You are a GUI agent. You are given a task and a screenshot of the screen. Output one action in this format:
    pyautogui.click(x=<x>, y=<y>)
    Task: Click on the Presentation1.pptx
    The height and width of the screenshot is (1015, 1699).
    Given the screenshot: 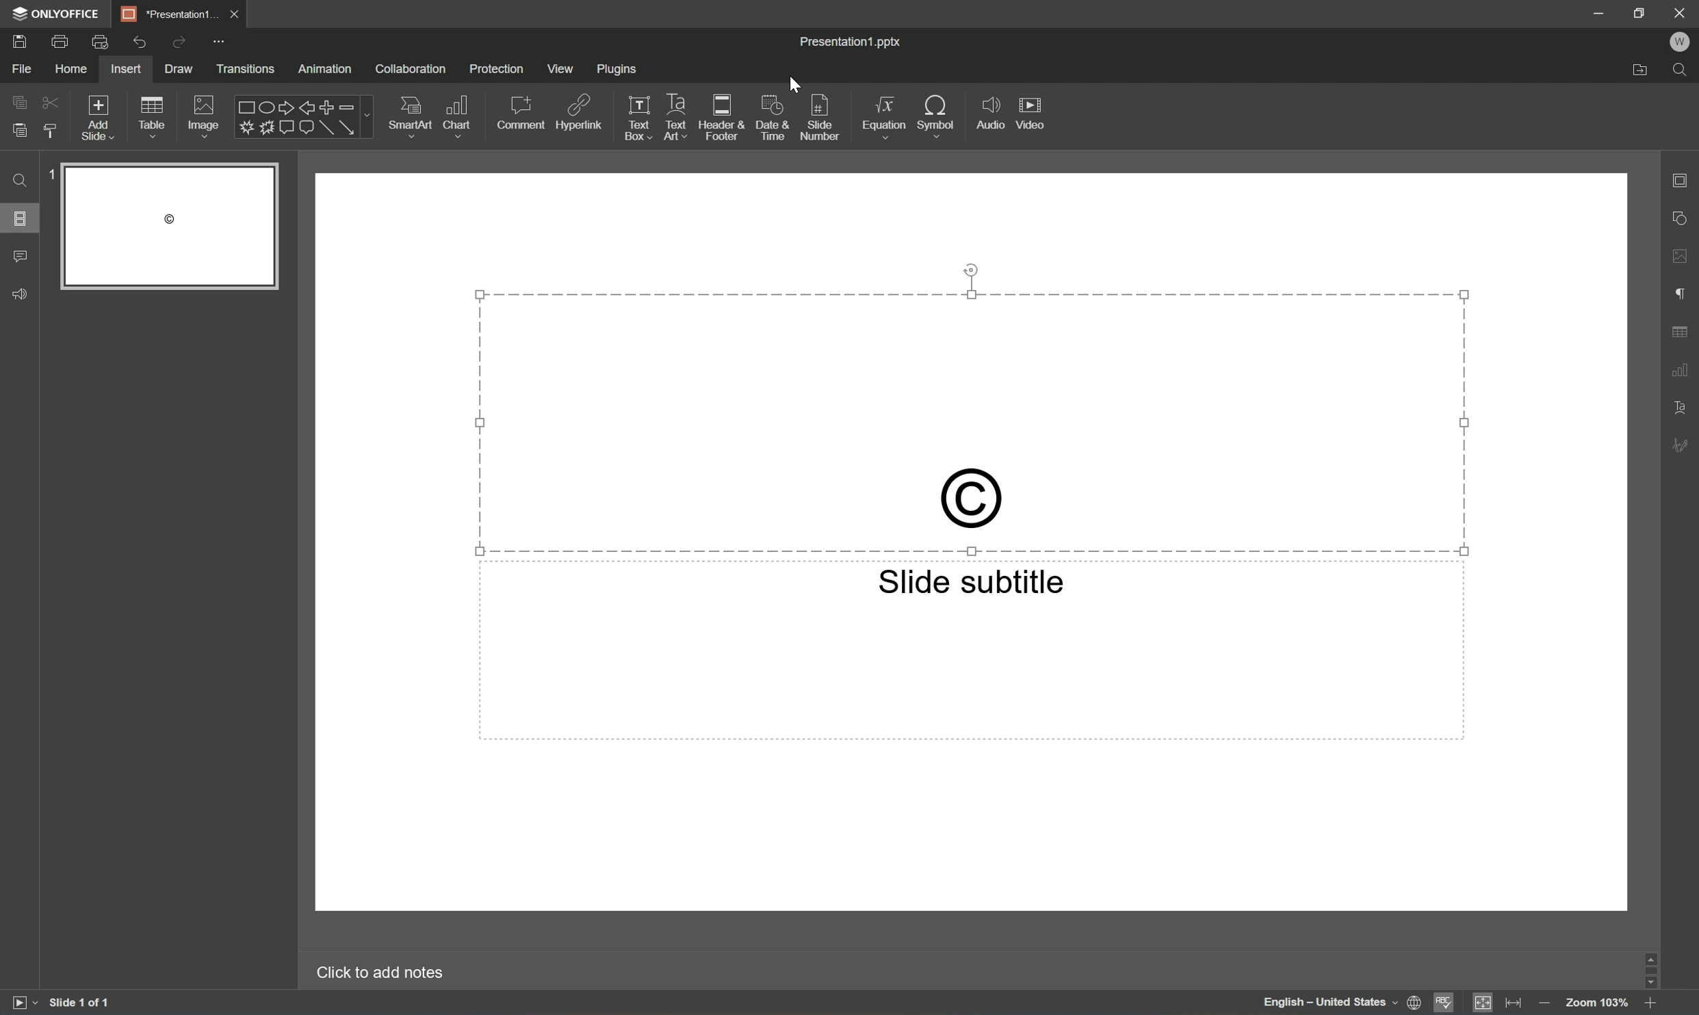 What is the action you would take?
    pyautogui.click(x=853, y=43)
    